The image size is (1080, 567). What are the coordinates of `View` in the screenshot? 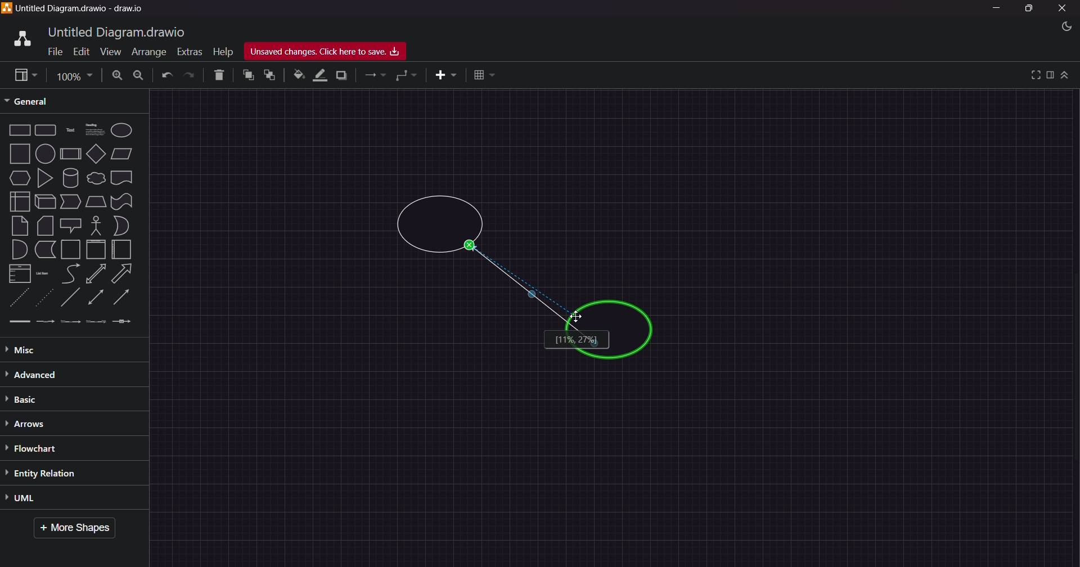 It's located at (106, 51).